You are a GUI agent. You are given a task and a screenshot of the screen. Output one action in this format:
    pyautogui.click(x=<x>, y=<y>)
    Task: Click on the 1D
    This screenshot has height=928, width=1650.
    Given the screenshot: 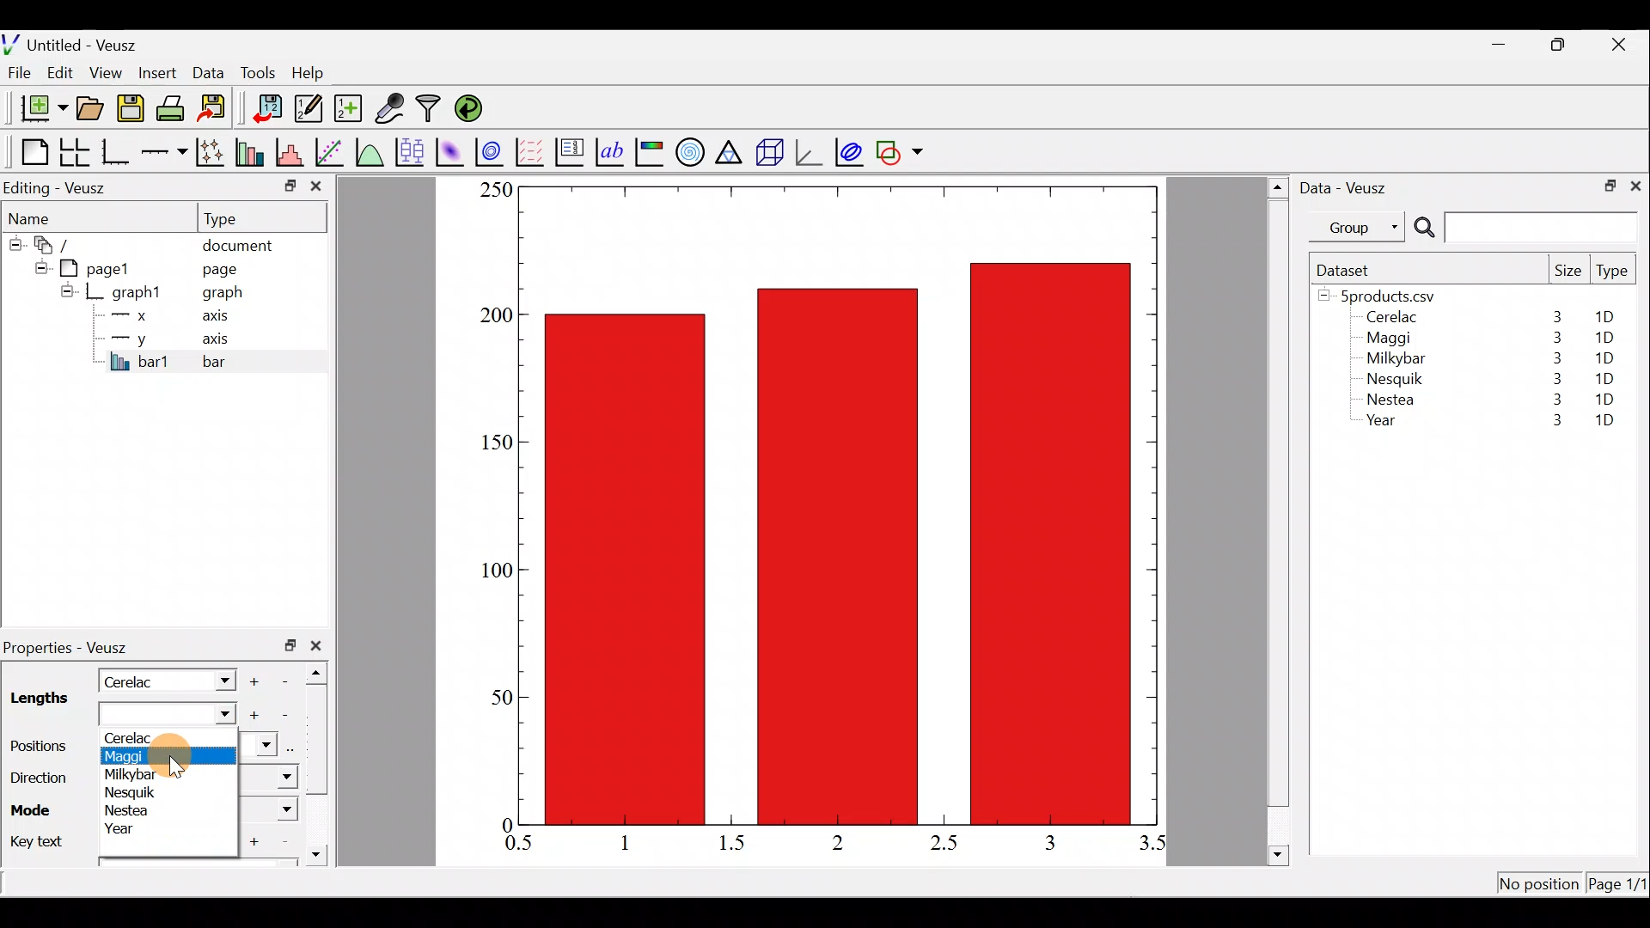 What is the action you would take?
    pyautogui.click(x=1600, y=357)
    